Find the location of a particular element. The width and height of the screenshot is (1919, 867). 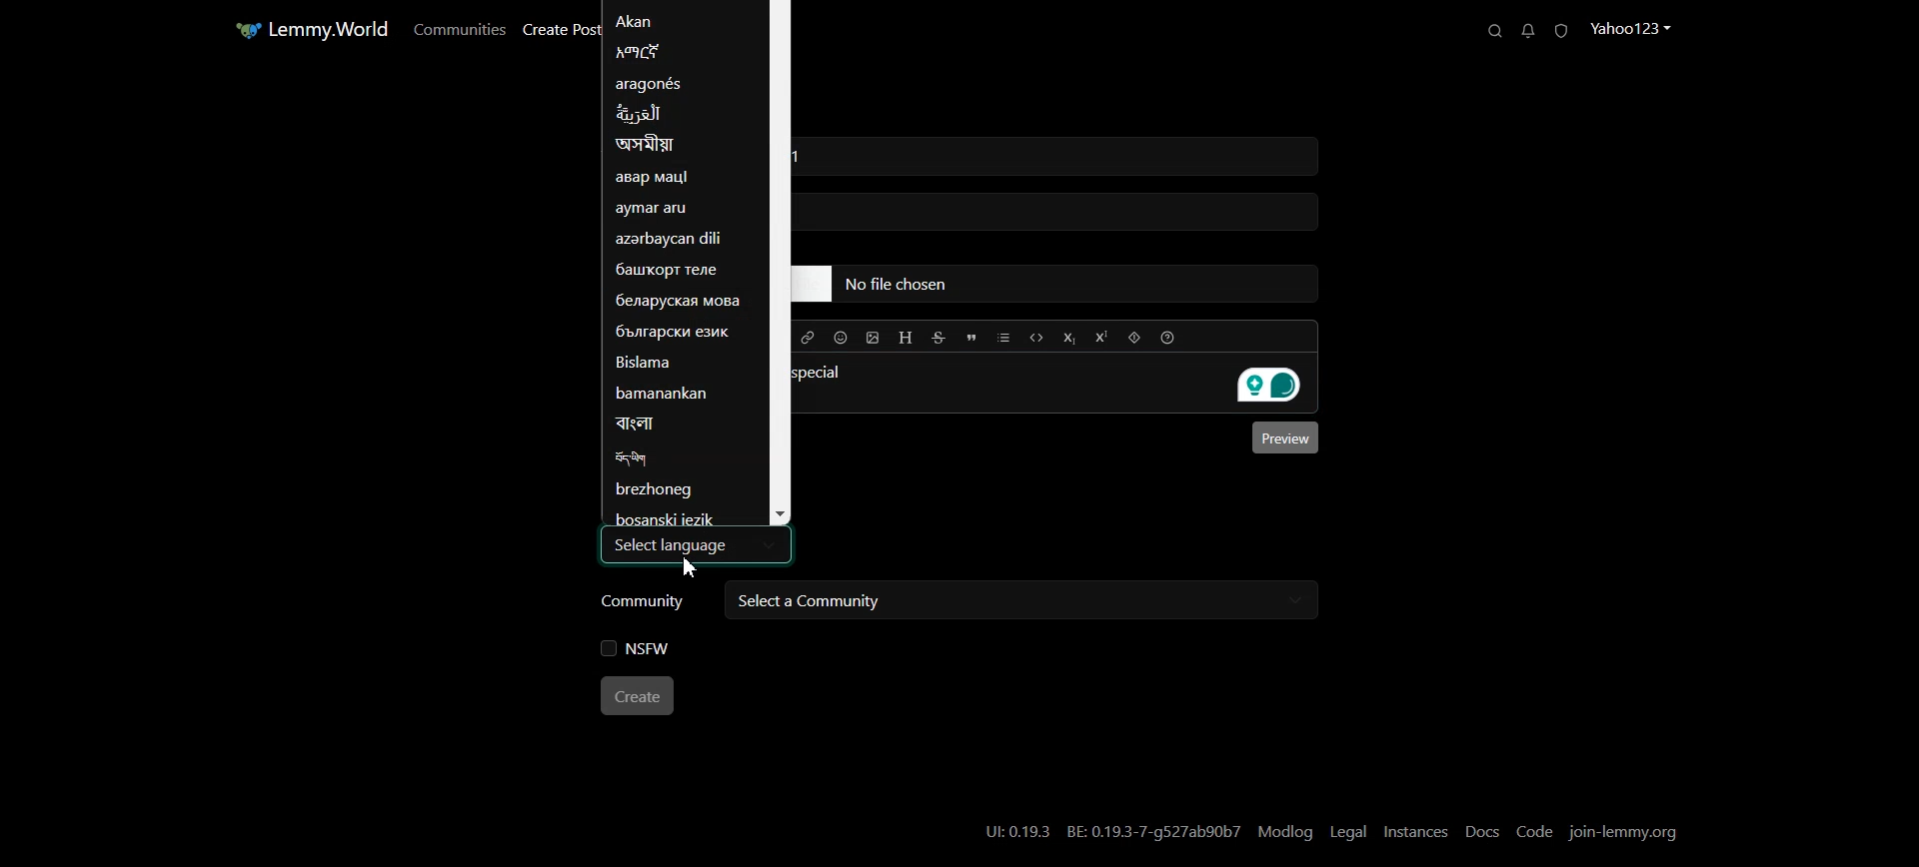

Create is located at coordinates (640, 697).